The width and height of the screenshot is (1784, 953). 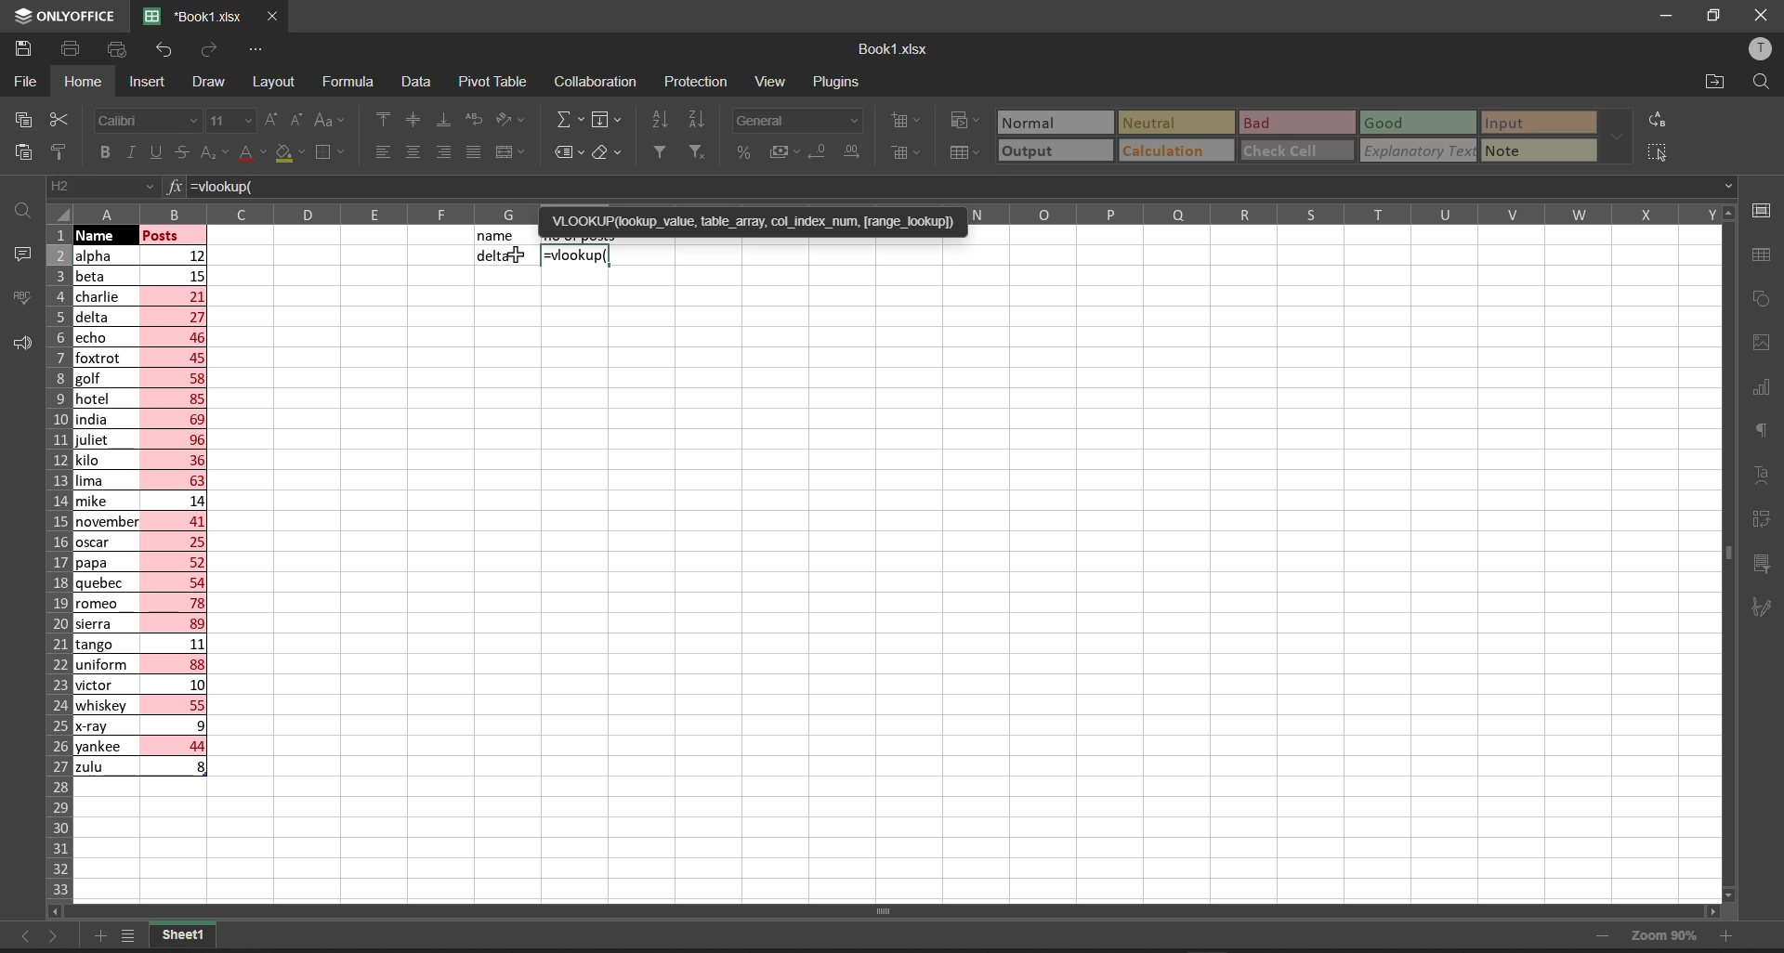 What do you see at coordinates (1758, 16) in the screenshot?
I see `close` at bounding box center [1758, 16].